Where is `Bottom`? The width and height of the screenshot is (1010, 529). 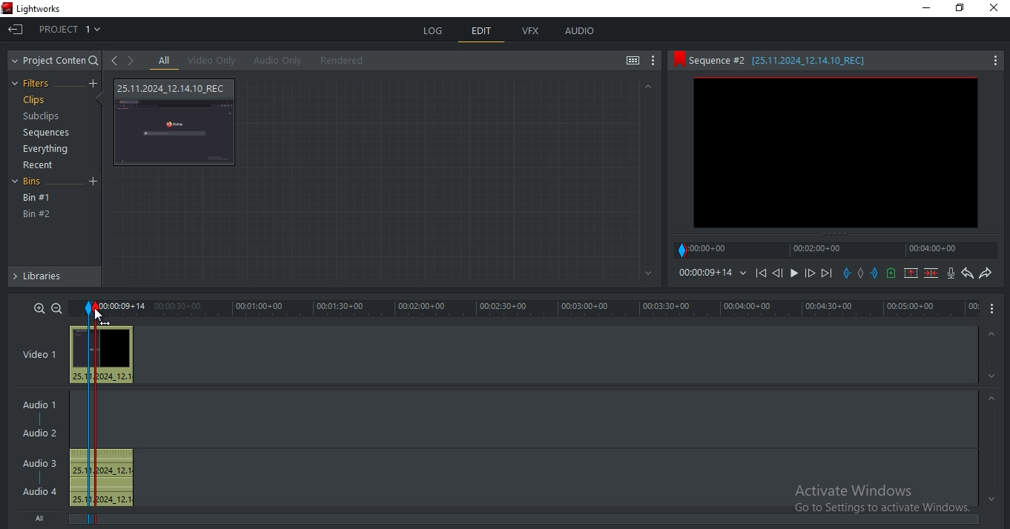 Bottom is located at coordinates (989, 499).